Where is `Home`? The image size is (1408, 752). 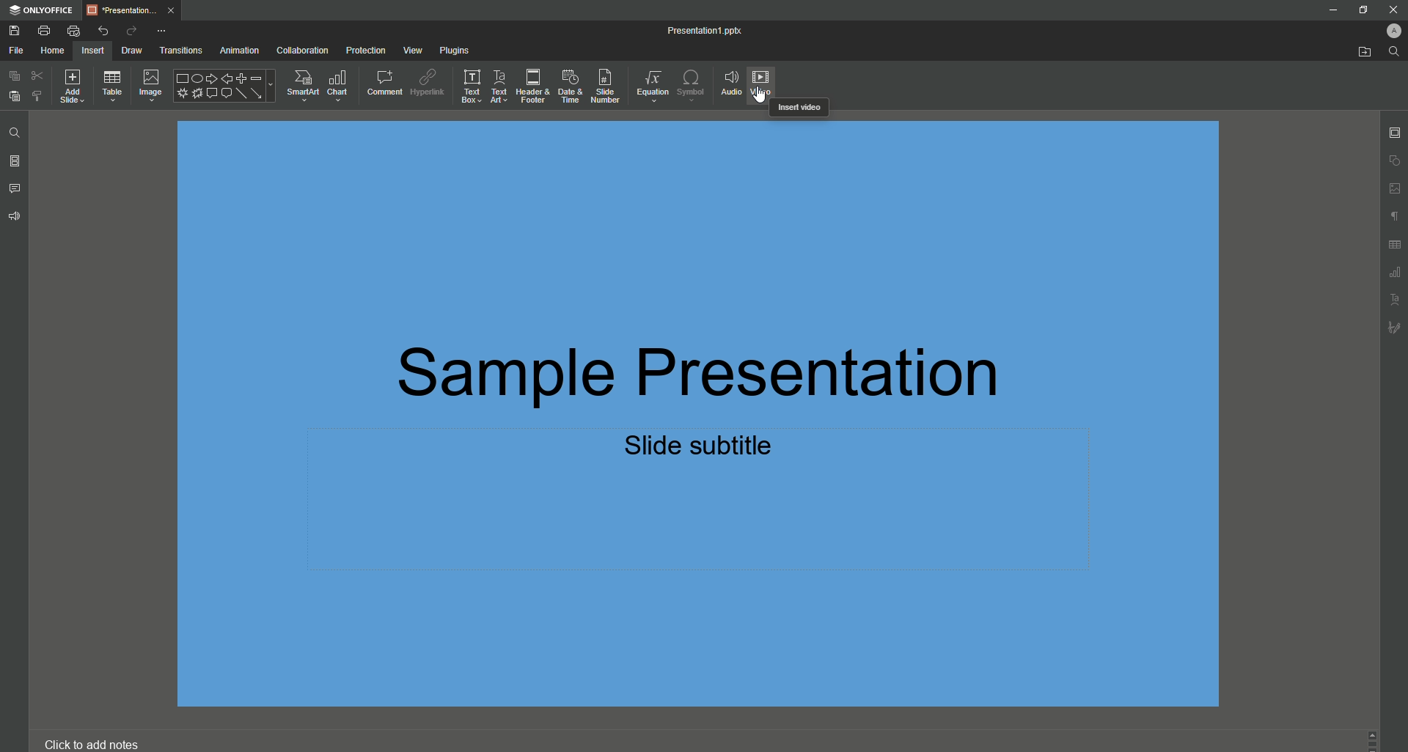
Home is located at coordinates (54, 50).